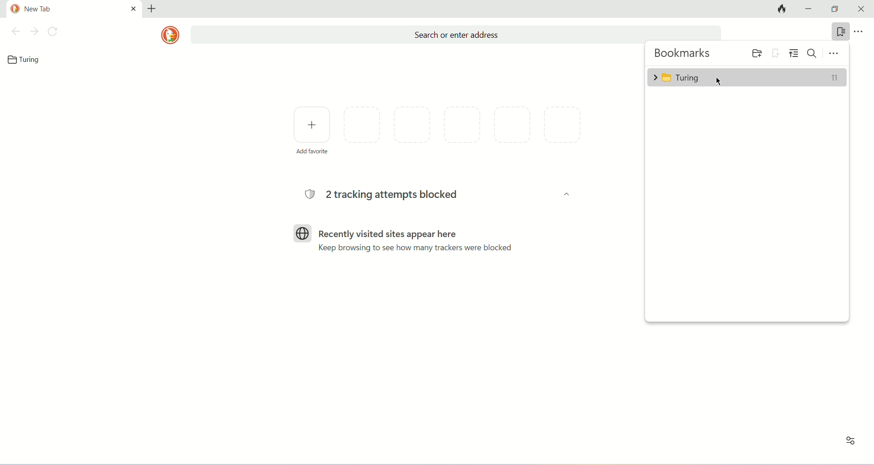 The height and width of the screenshot is (465, 874). I want to click on logo, so click(170, 35).